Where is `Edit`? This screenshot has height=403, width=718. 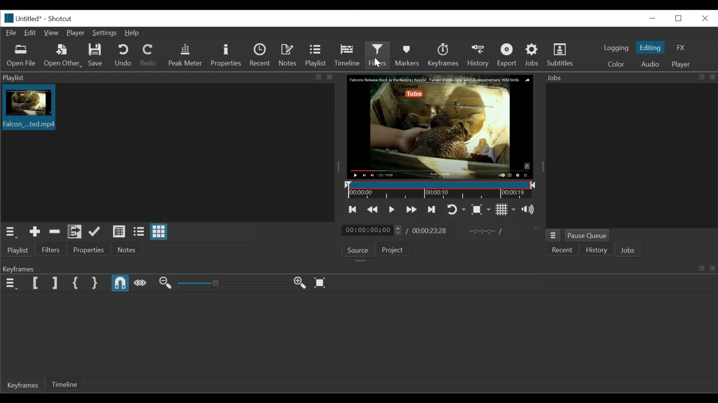 Edit is located at coordinates (30, 33).